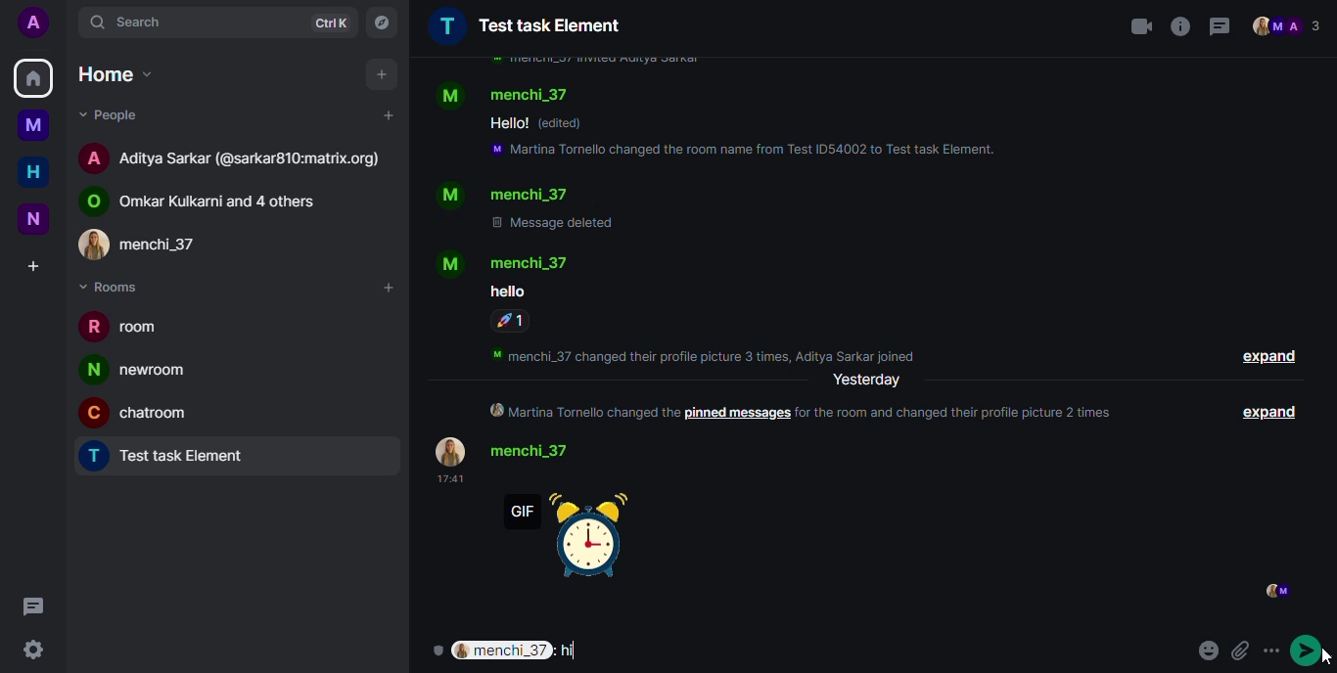 This screenshot has height=673, width=1337. Describe the element at coordinates (211, 200) in the screenshot. I see `contact` at that location.